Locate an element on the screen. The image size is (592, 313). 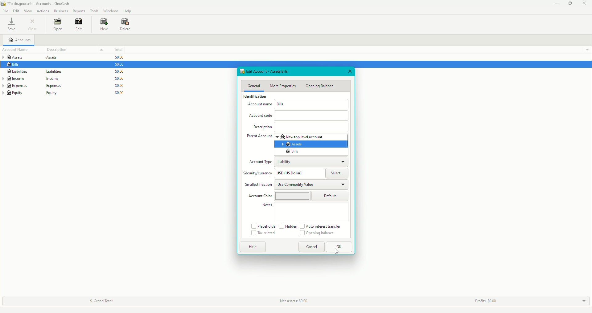
Drop down is located at coordinates (582, 300).